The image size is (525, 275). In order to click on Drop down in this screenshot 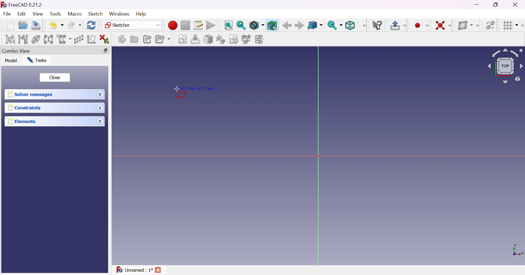, I will do `click(100, 121)`.